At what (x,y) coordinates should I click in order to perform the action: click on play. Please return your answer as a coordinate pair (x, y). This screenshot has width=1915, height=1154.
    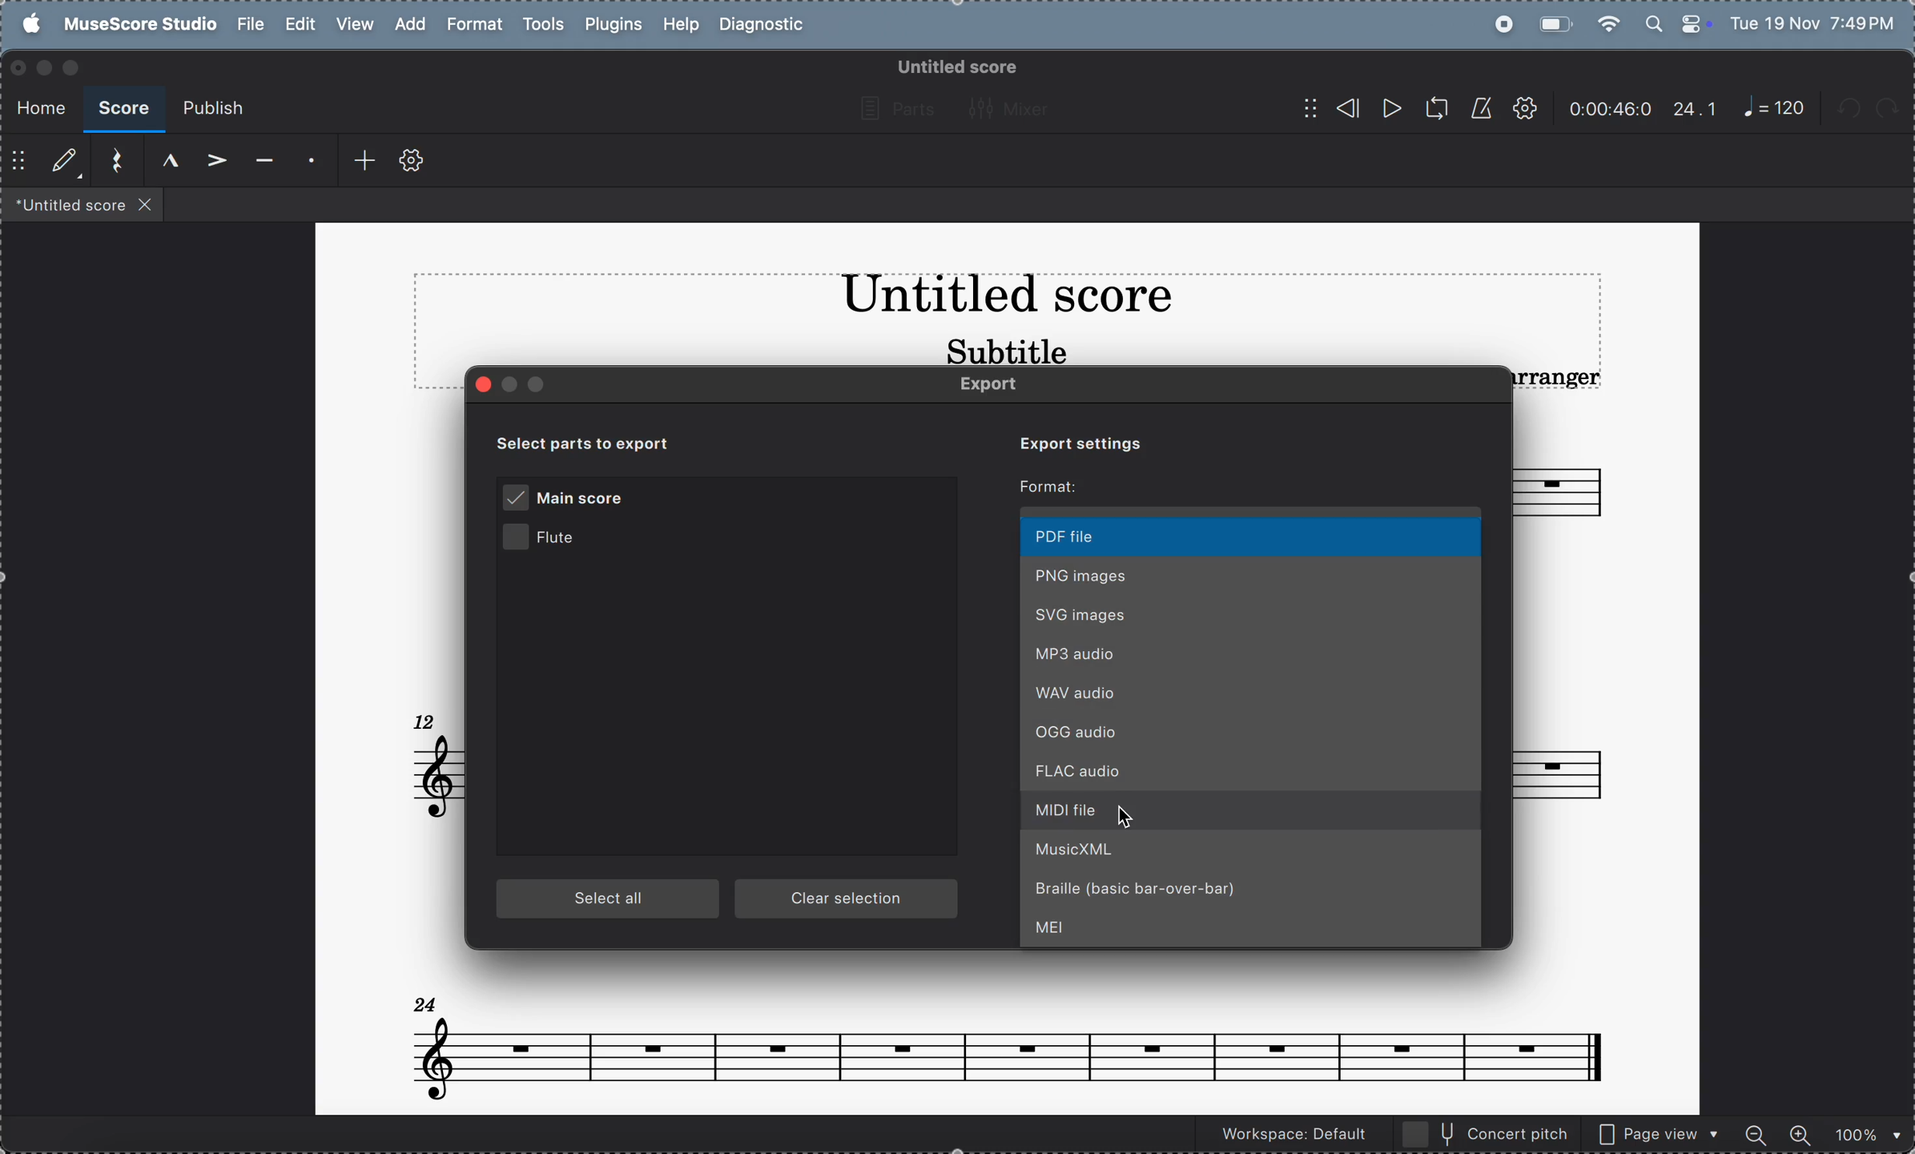
    Looking at the image, I should click on (1390, 110).